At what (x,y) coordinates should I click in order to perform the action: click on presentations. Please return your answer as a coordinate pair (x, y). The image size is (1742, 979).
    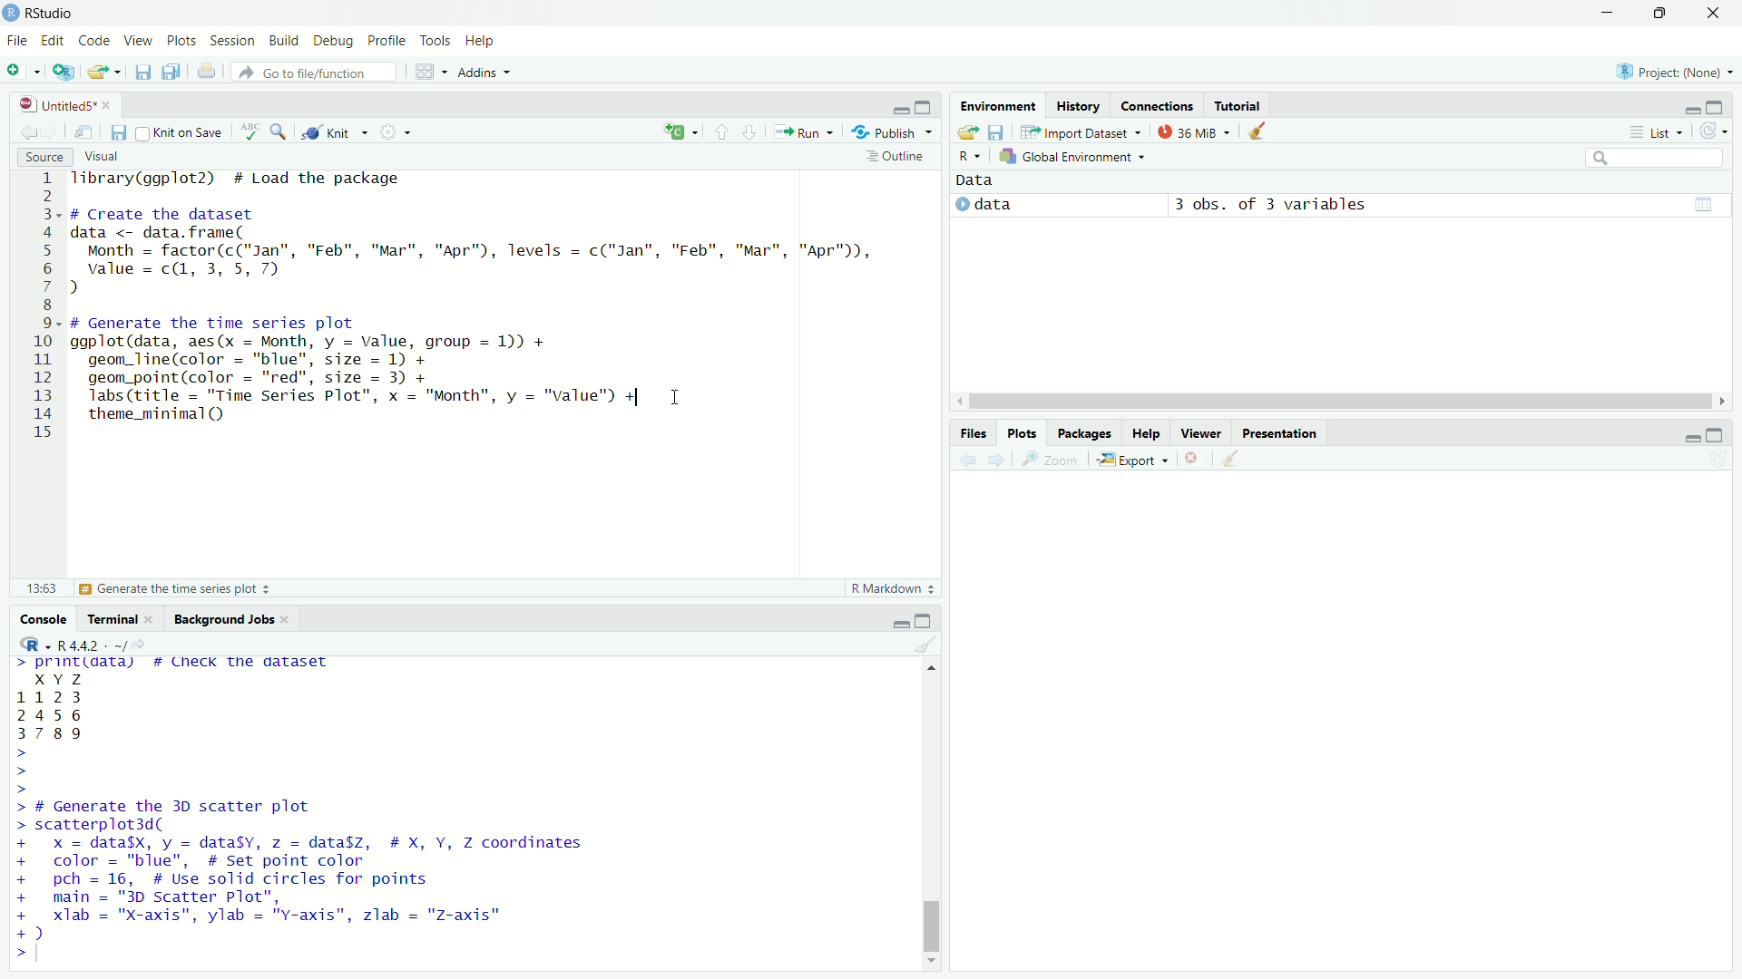
    Looking at the image, I should click on (1282, 431).